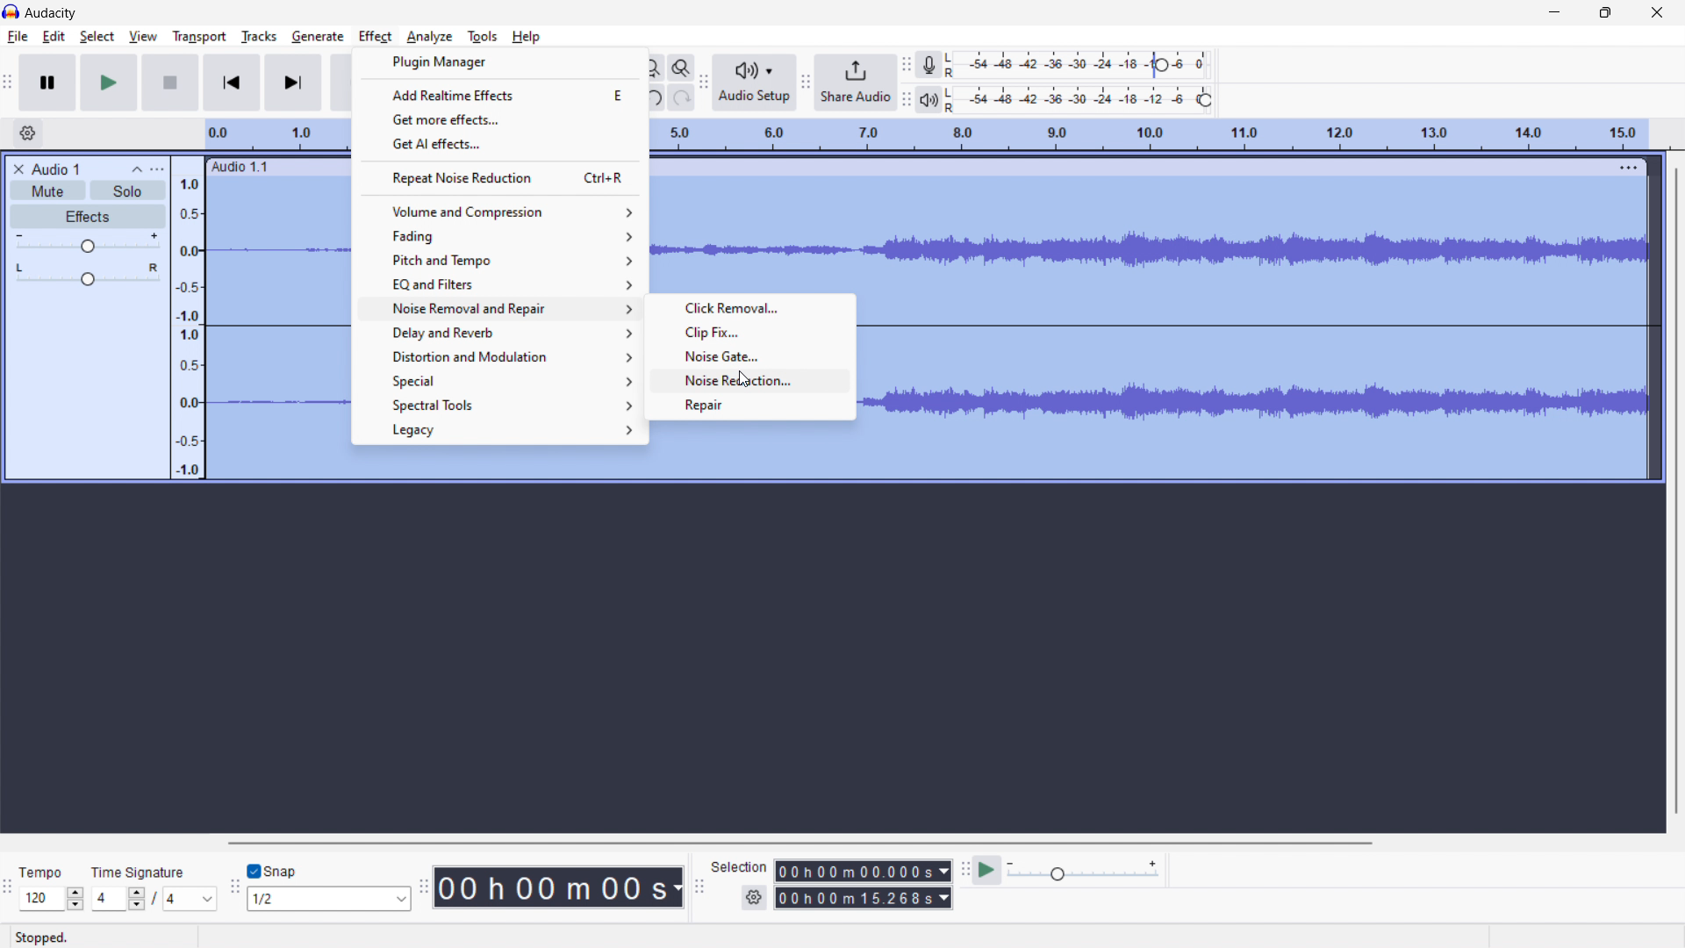  I want to click on clip fix, so click(749, 333).